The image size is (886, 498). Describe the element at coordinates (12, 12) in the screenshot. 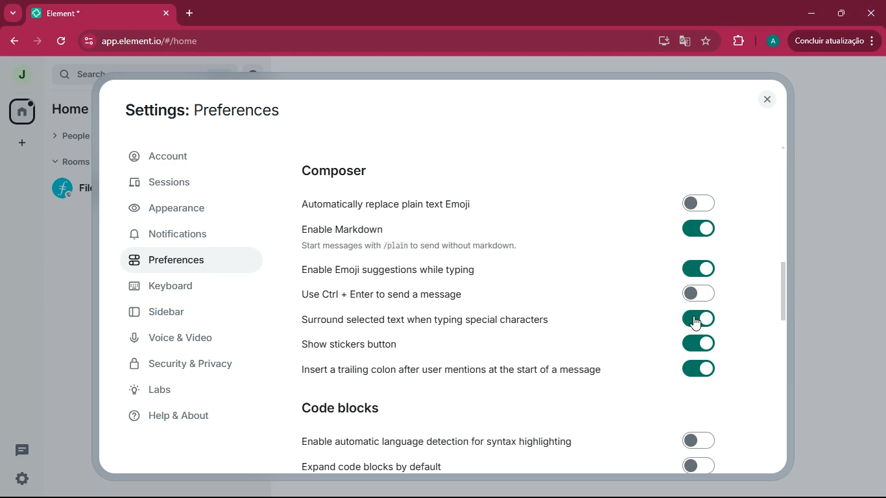

I see `more` at that location.